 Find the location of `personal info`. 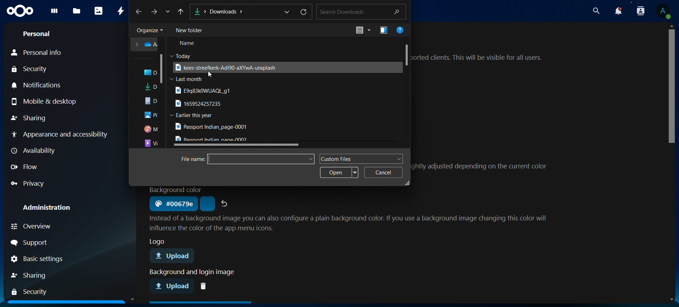

personal info is located at coordinates (41, 52).